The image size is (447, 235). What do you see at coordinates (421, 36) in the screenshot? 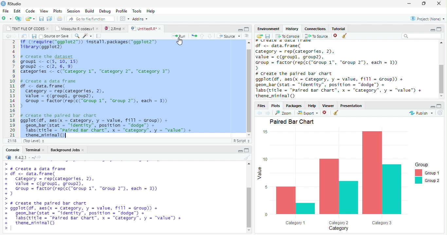
I see `search` at bounding box center [421, 36].